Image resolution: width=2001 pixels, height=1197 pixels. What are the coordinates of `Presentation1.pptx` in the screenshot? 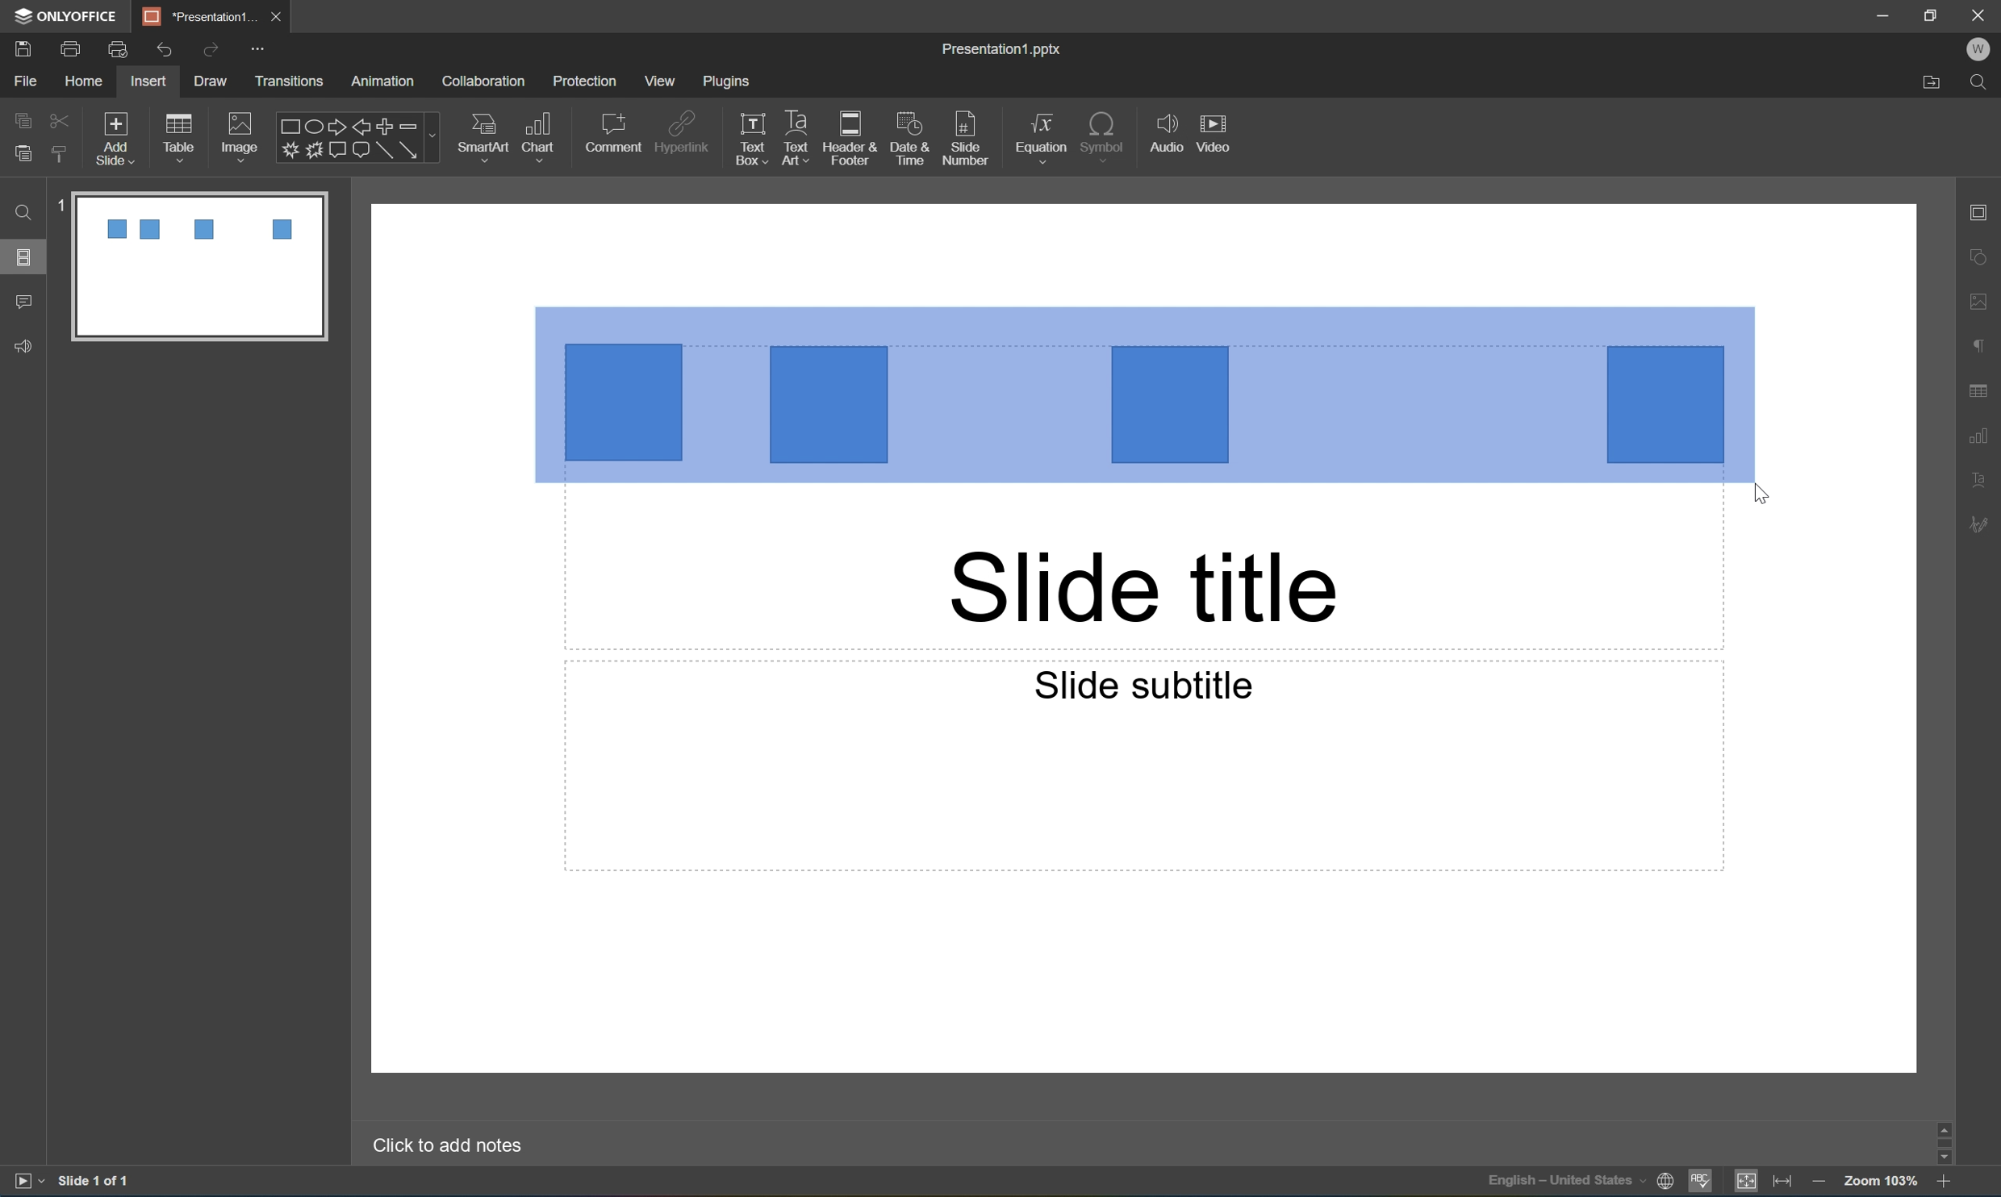 It's located at (1003, 51).